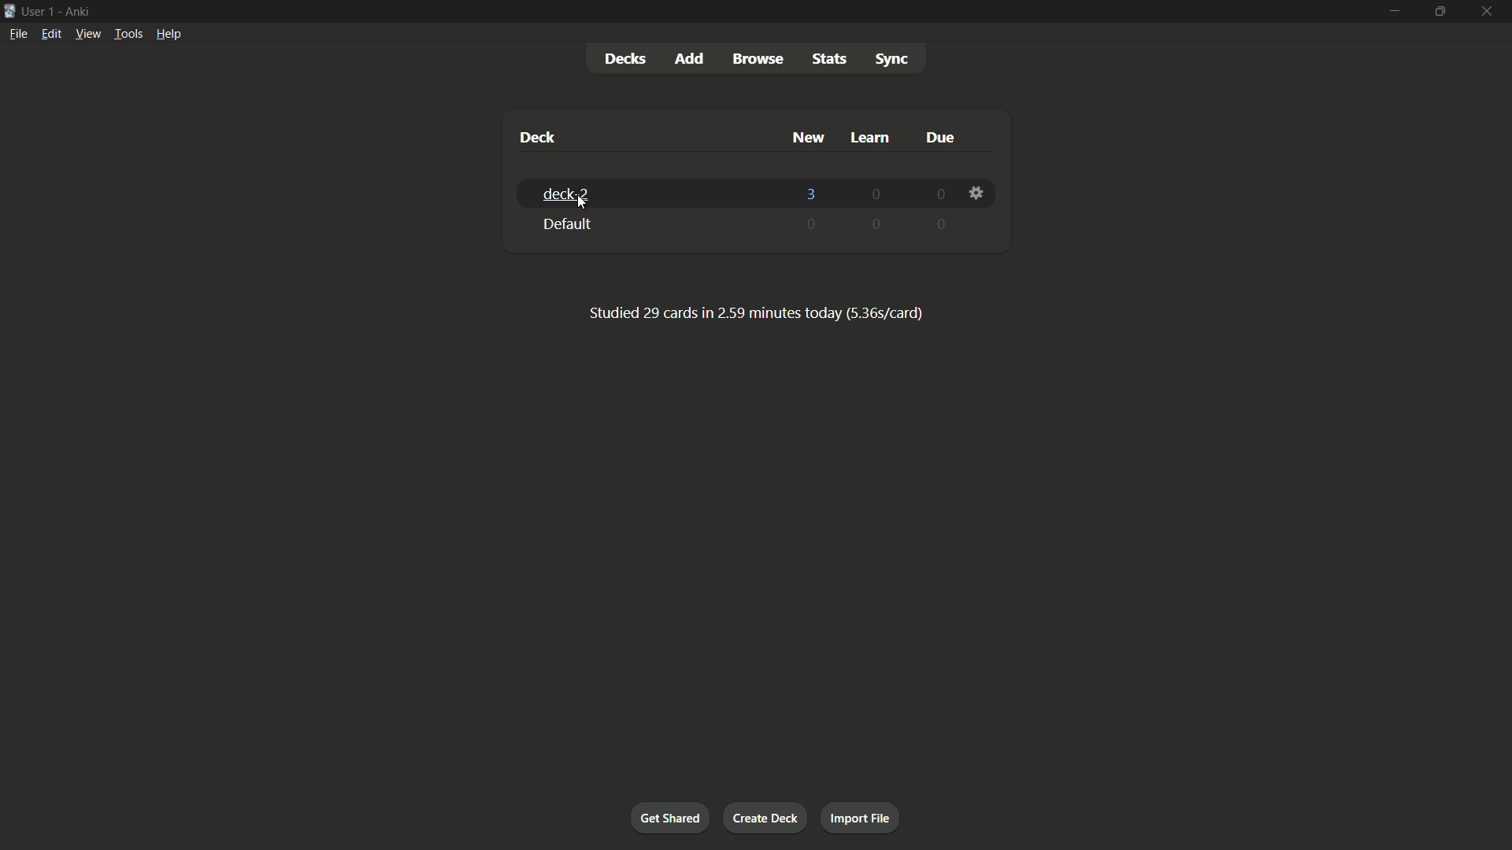  I want to click on minimize, so click(1397, 11).